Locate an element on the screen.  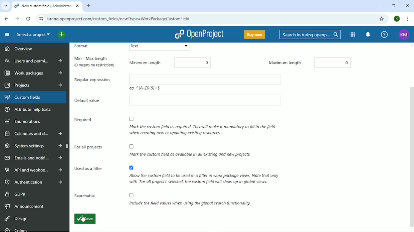
0 is located at coordinates (190, 62).